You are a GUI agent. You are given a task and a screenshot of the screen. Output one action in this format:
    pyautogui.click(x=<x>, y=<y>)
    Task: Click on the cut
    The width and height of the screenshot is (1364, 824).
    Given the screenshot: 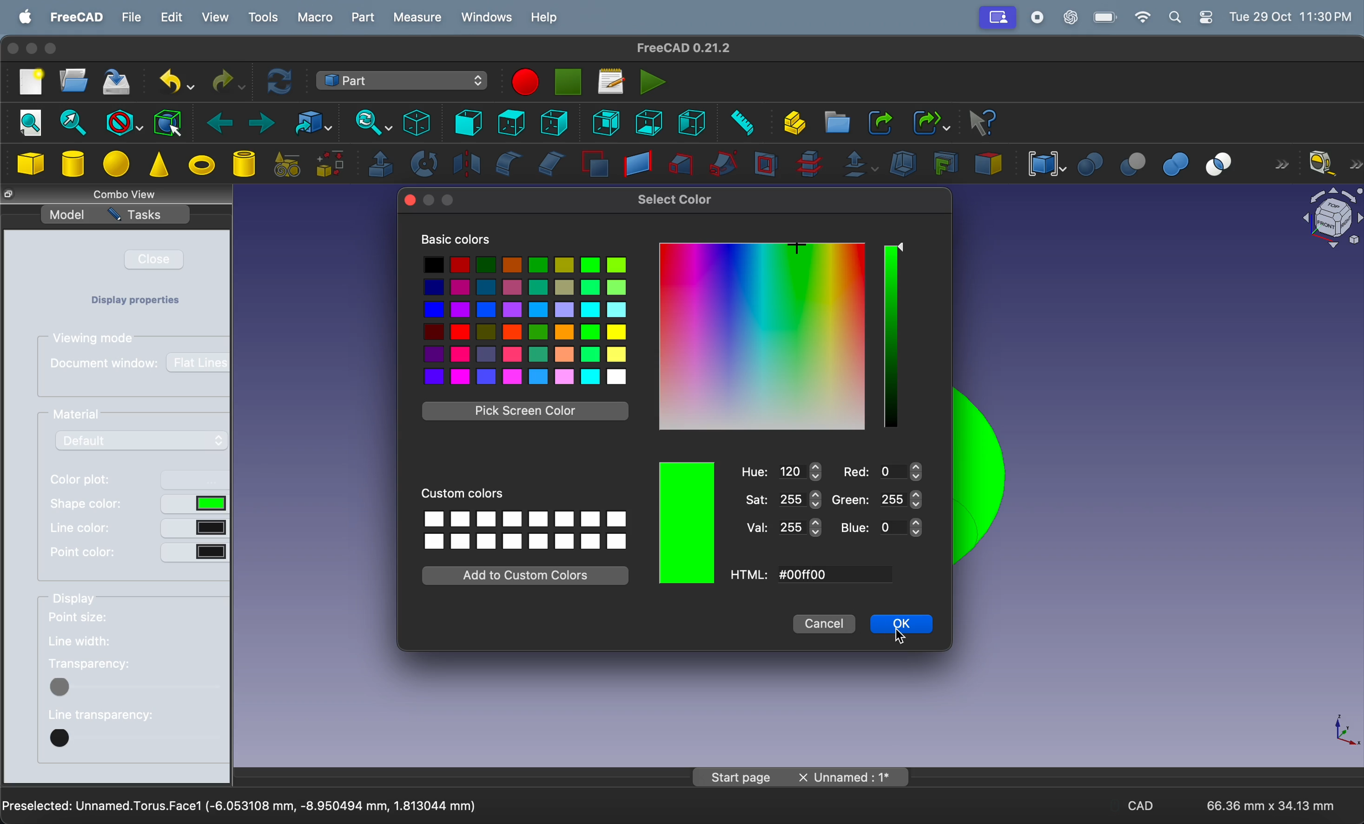 What is the action you would take?
    pyautogui.click(x=1128, y=162)
    